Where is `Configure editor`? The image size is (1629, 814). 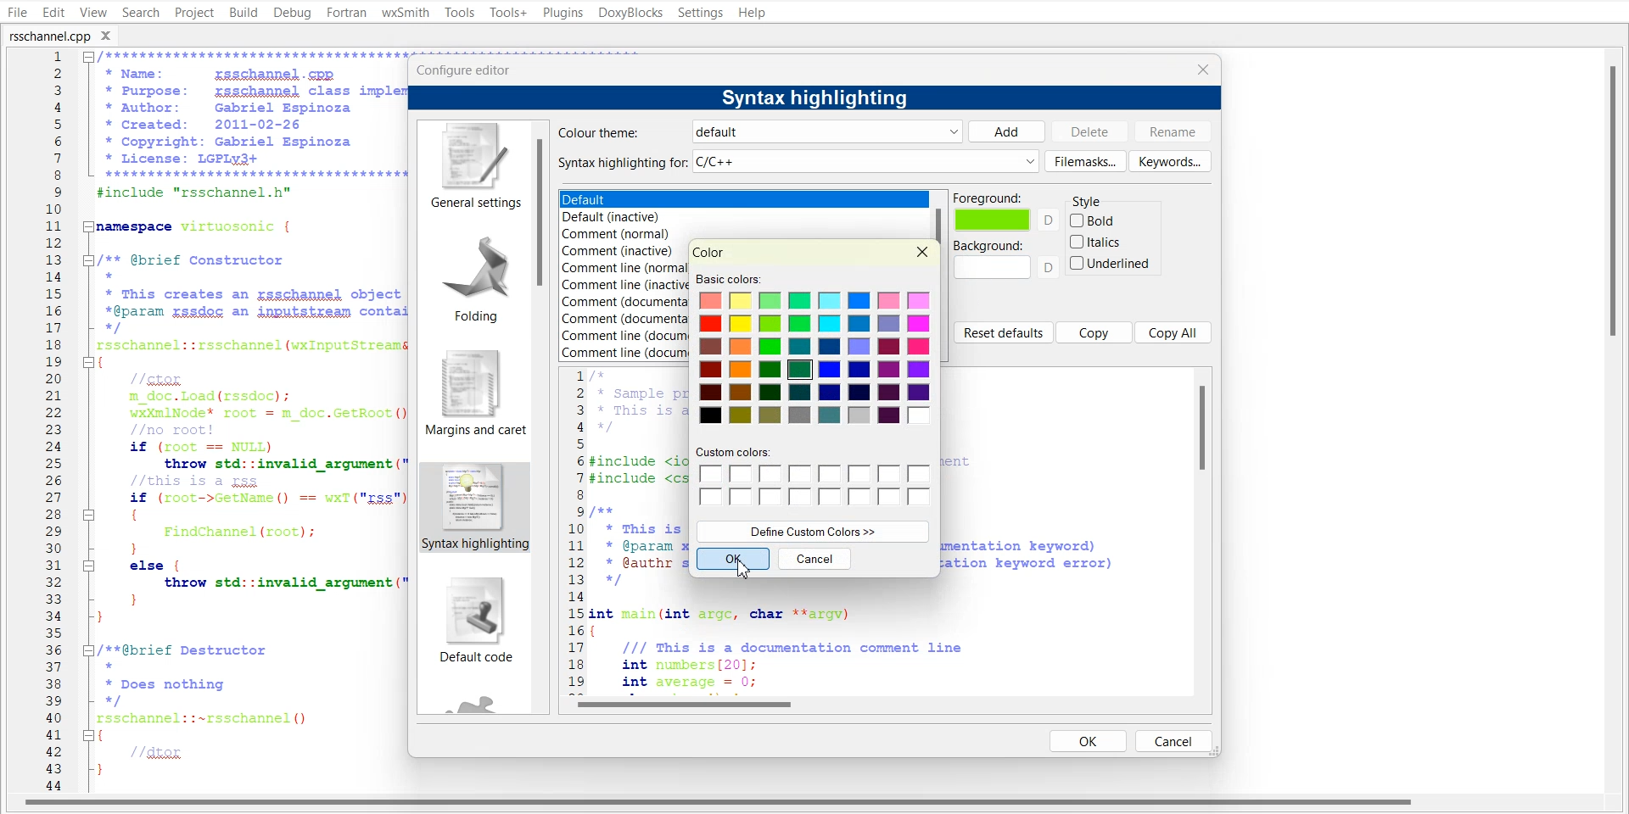
Configure editor is located at coordinates (471, 69).